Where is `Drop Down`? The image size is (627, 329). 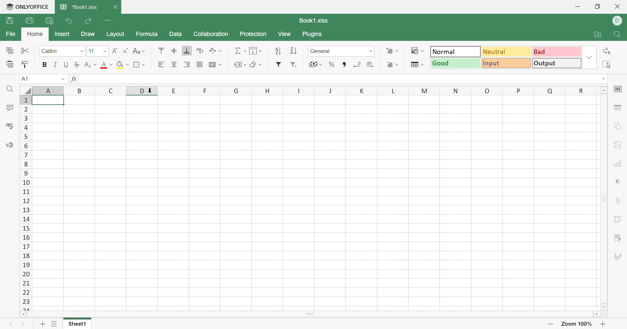 Drop Down is located at coordinates (63, 78).